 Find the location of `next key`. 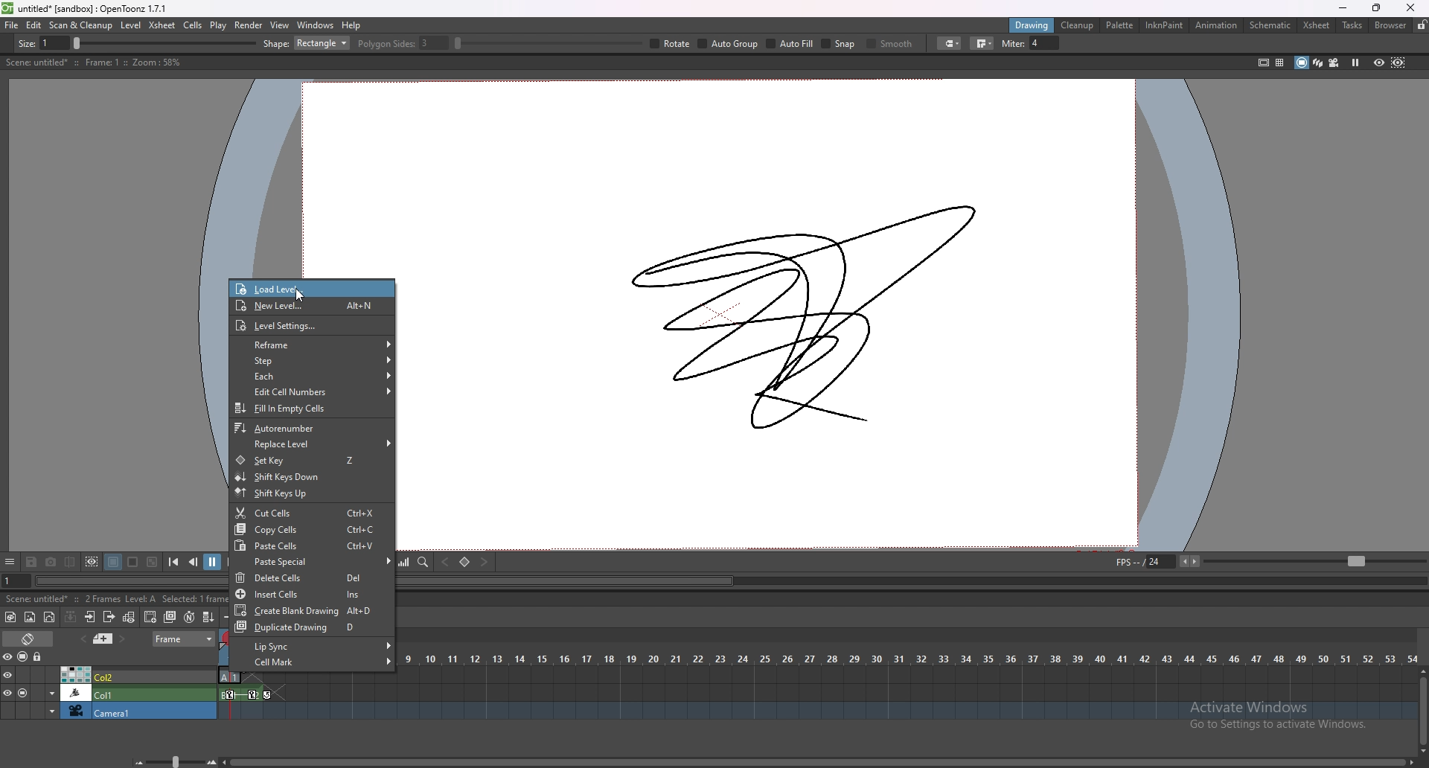

next key is located at coordinates (485, 561).